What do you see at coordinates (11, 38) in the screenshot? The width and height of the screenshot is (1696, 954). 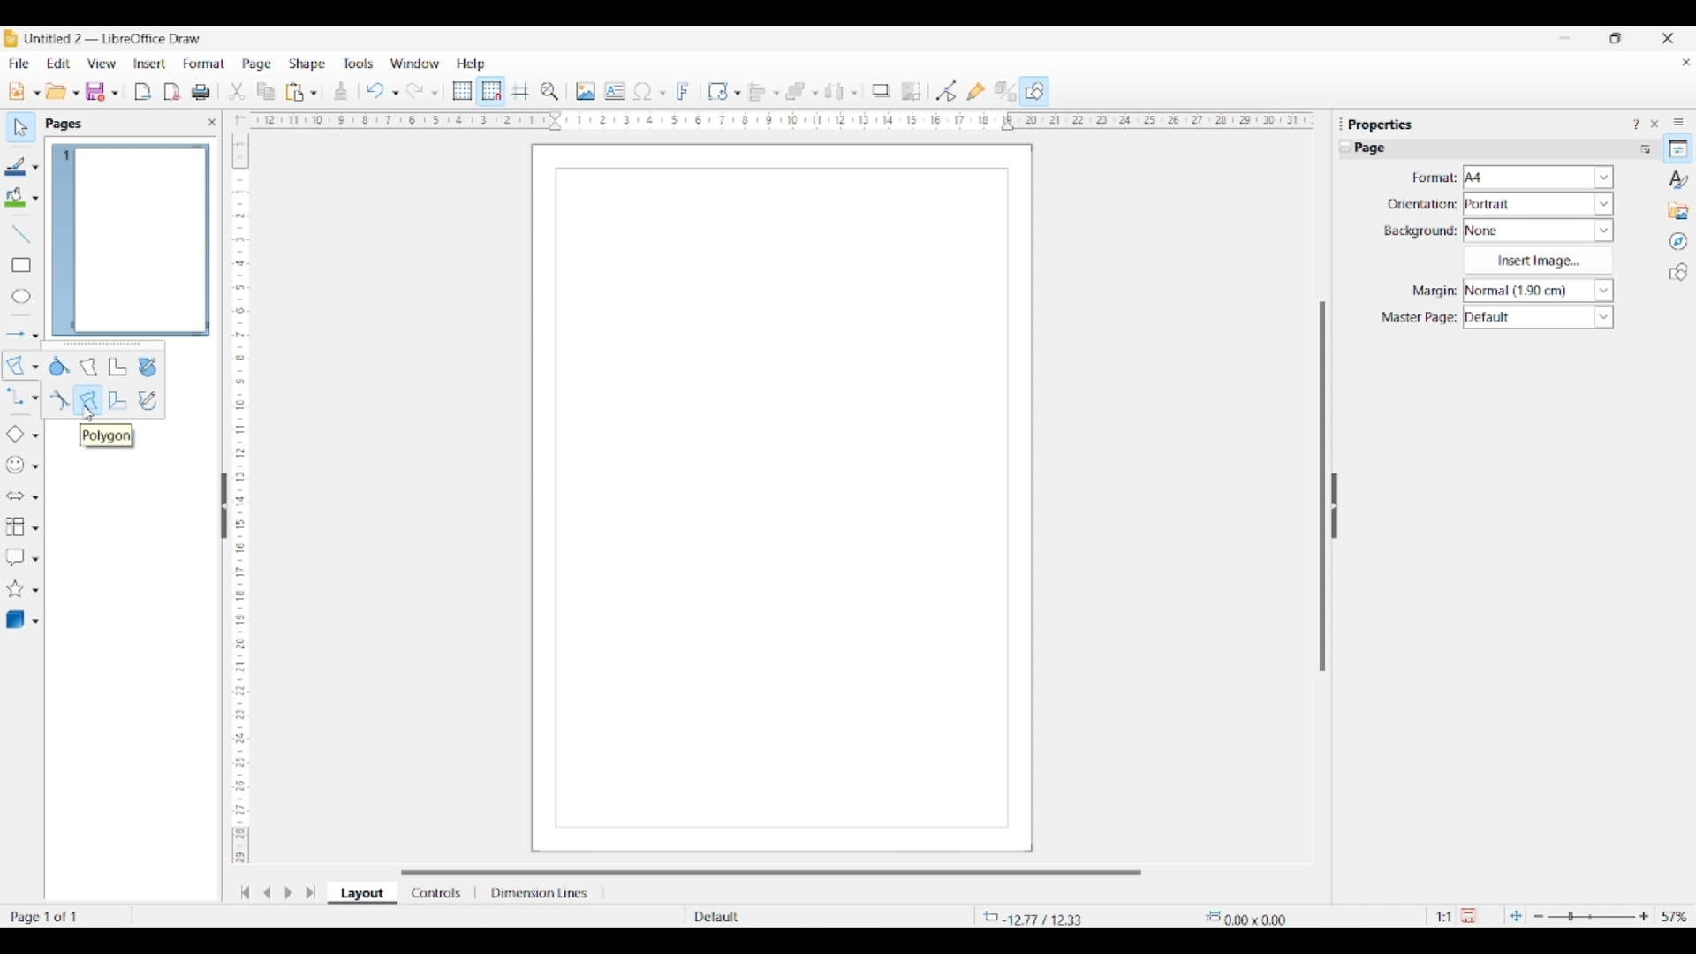 I see `Software logo` at bounding box center [11, 38].